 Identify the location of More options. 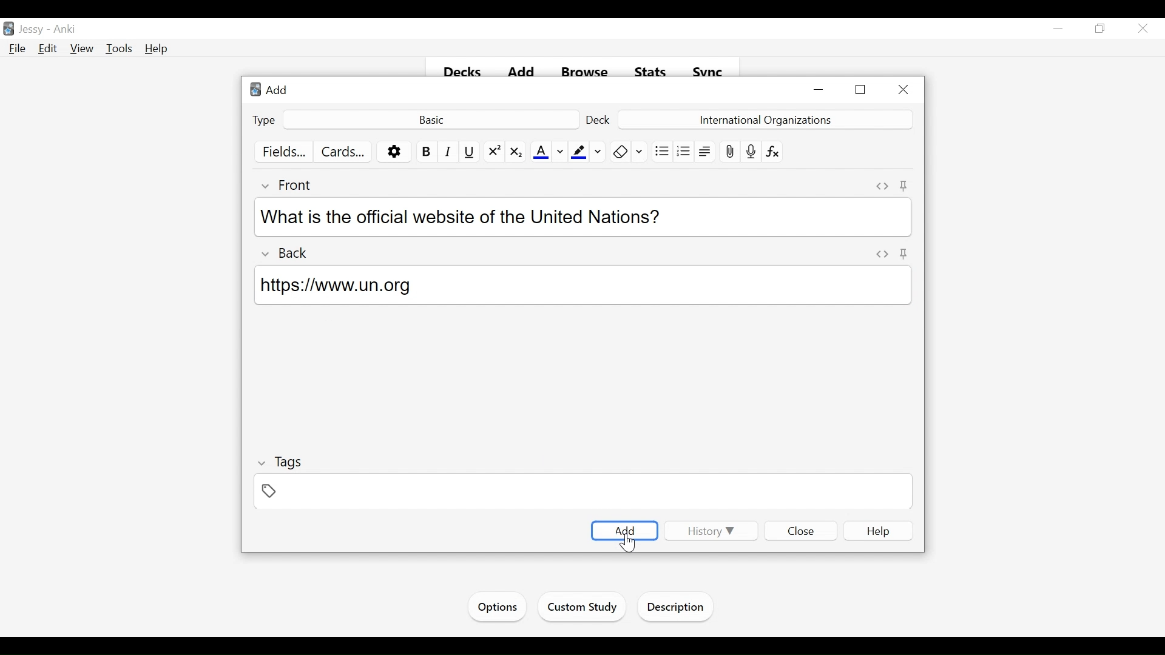
(394, 152).